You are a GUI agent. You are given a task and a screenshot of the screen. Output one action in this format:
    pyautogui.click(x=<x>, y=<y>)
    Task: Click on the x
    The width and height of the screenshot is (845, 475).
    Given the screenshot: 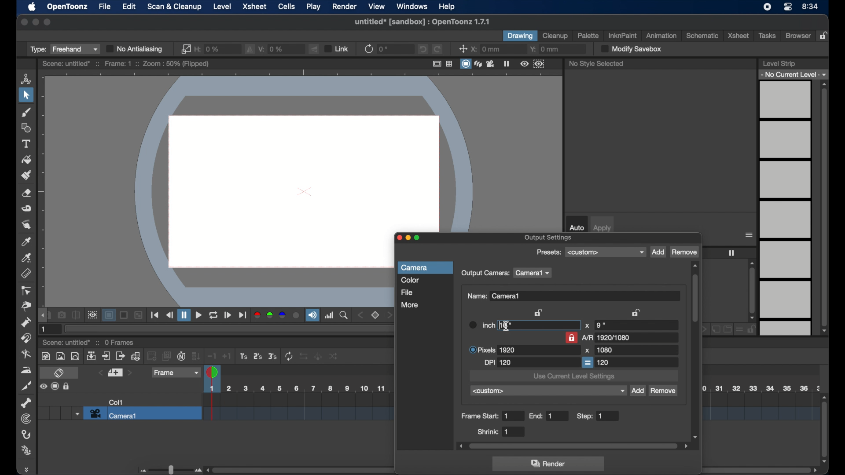 What is the action you would take?
    pyautogui.click(x=587, y=326)
    